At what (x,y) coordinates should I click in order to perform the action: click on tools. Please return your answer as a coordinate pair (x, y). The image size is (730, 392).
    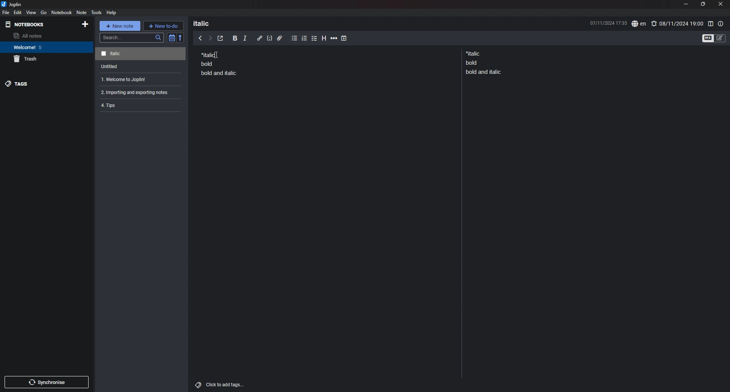
    Looking at the image, I should click on (97, 12).